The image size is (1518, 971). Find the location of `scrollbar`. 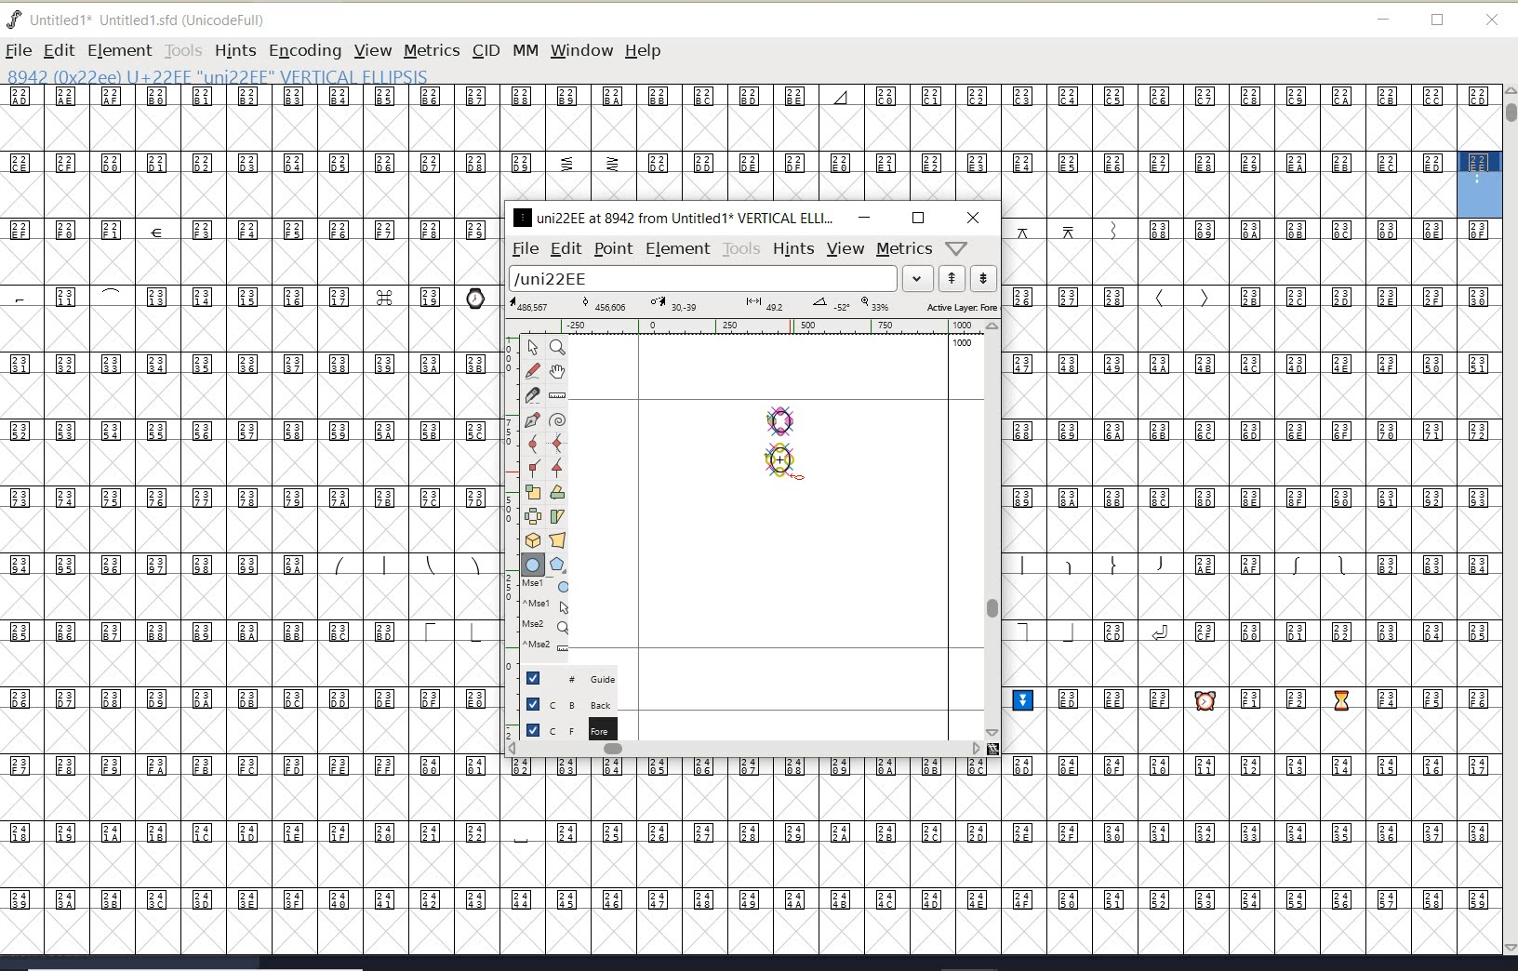

scrollbar is located at coordinates (991, 529).